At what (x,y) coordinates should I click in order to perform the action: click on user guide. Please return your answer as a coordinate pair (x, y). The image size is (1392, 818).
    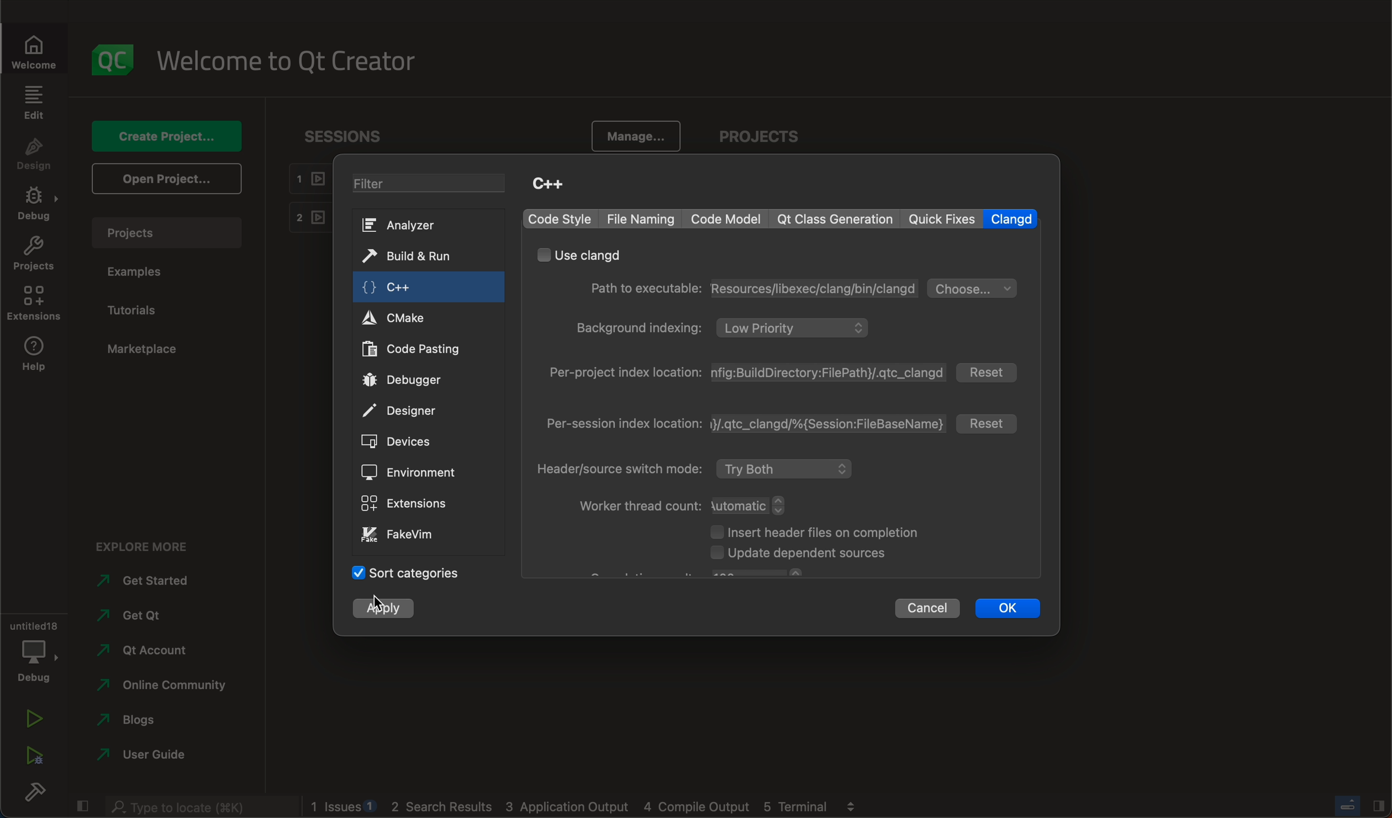
    Looking at the image, I should click on (157, 755).